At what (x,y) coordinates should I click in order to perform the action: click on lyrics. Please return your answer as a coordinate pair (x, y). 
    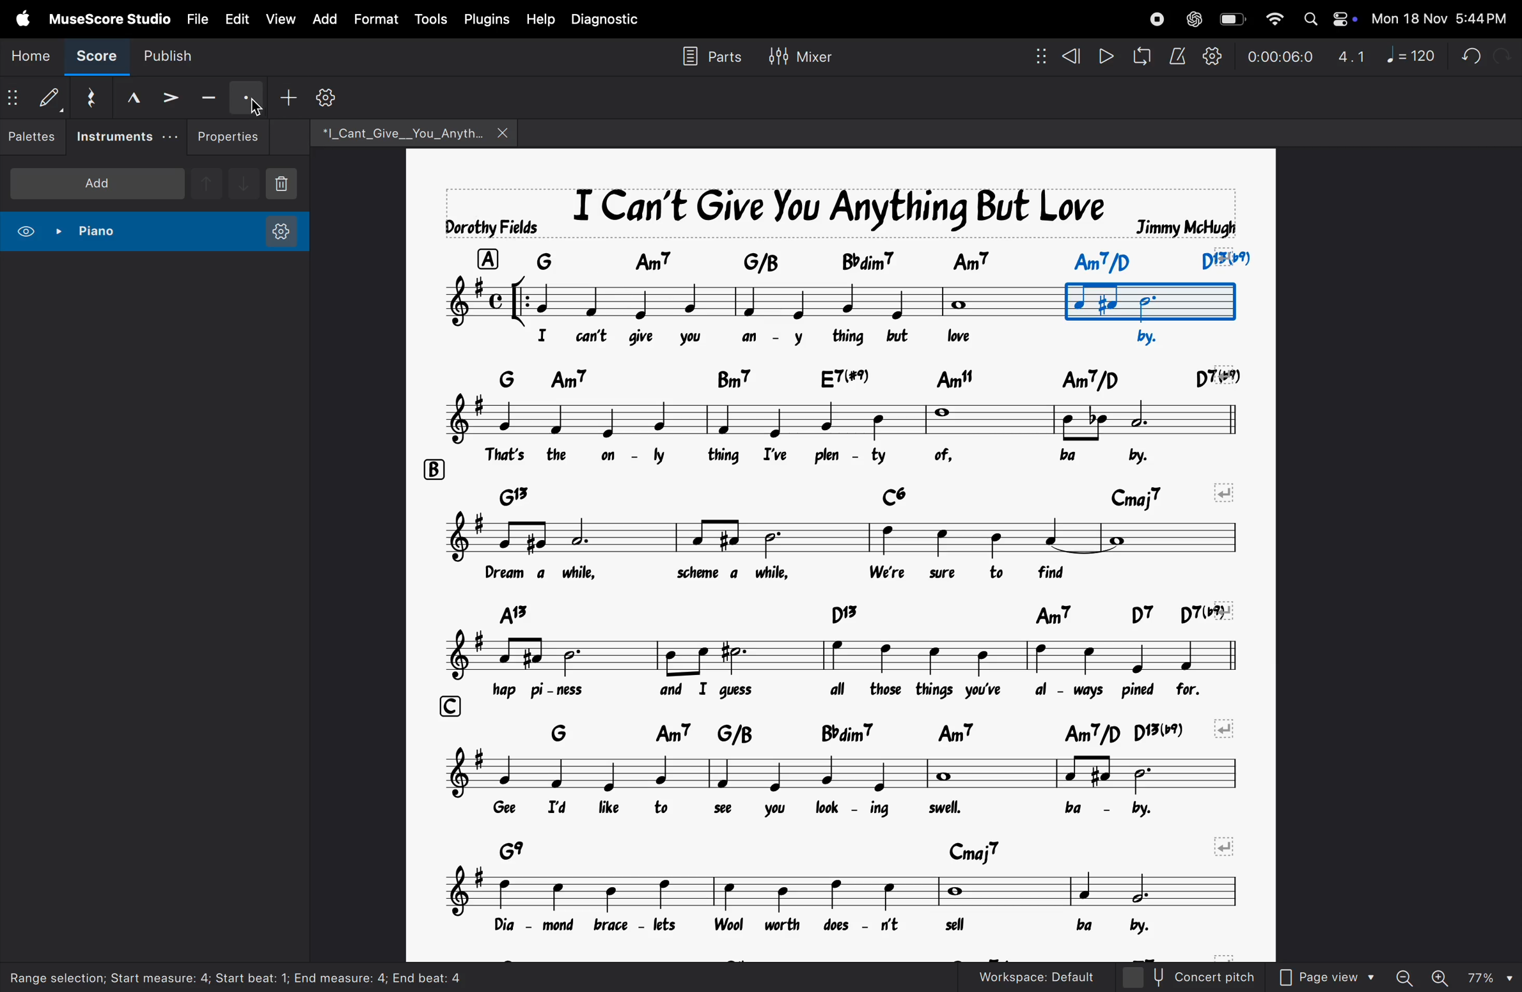
    Looking at the image, I should click on (869, 456).